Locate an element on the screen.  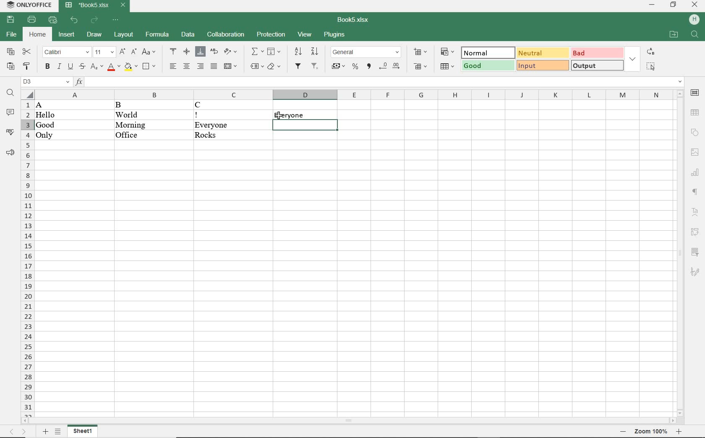
move down is located at coordinates (679, 412).